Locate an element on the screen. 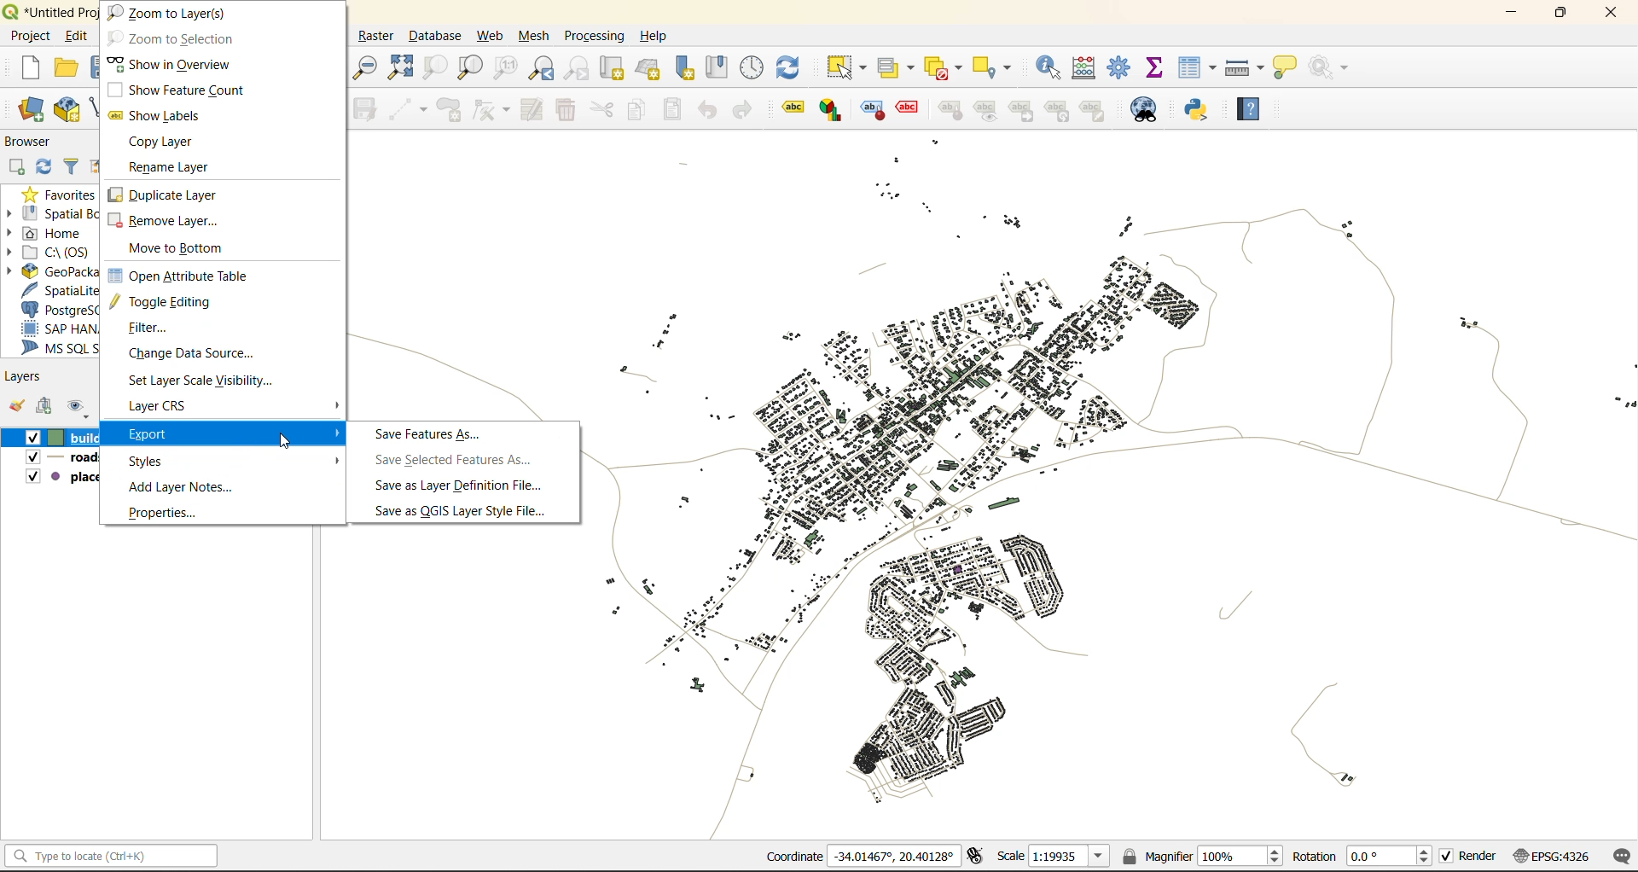 This screenshot has width=1638, height=872. export is located at coordinates (174, 434).